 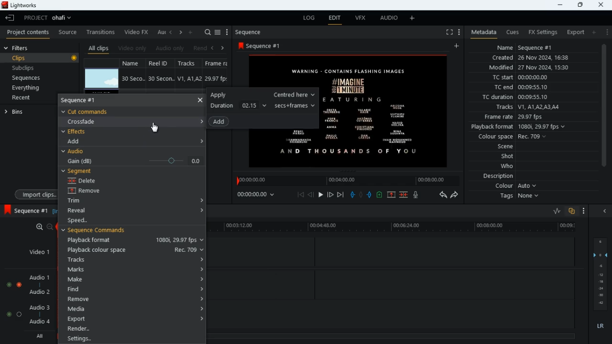 I want to click on lightworks, so click(x=22, y=6).